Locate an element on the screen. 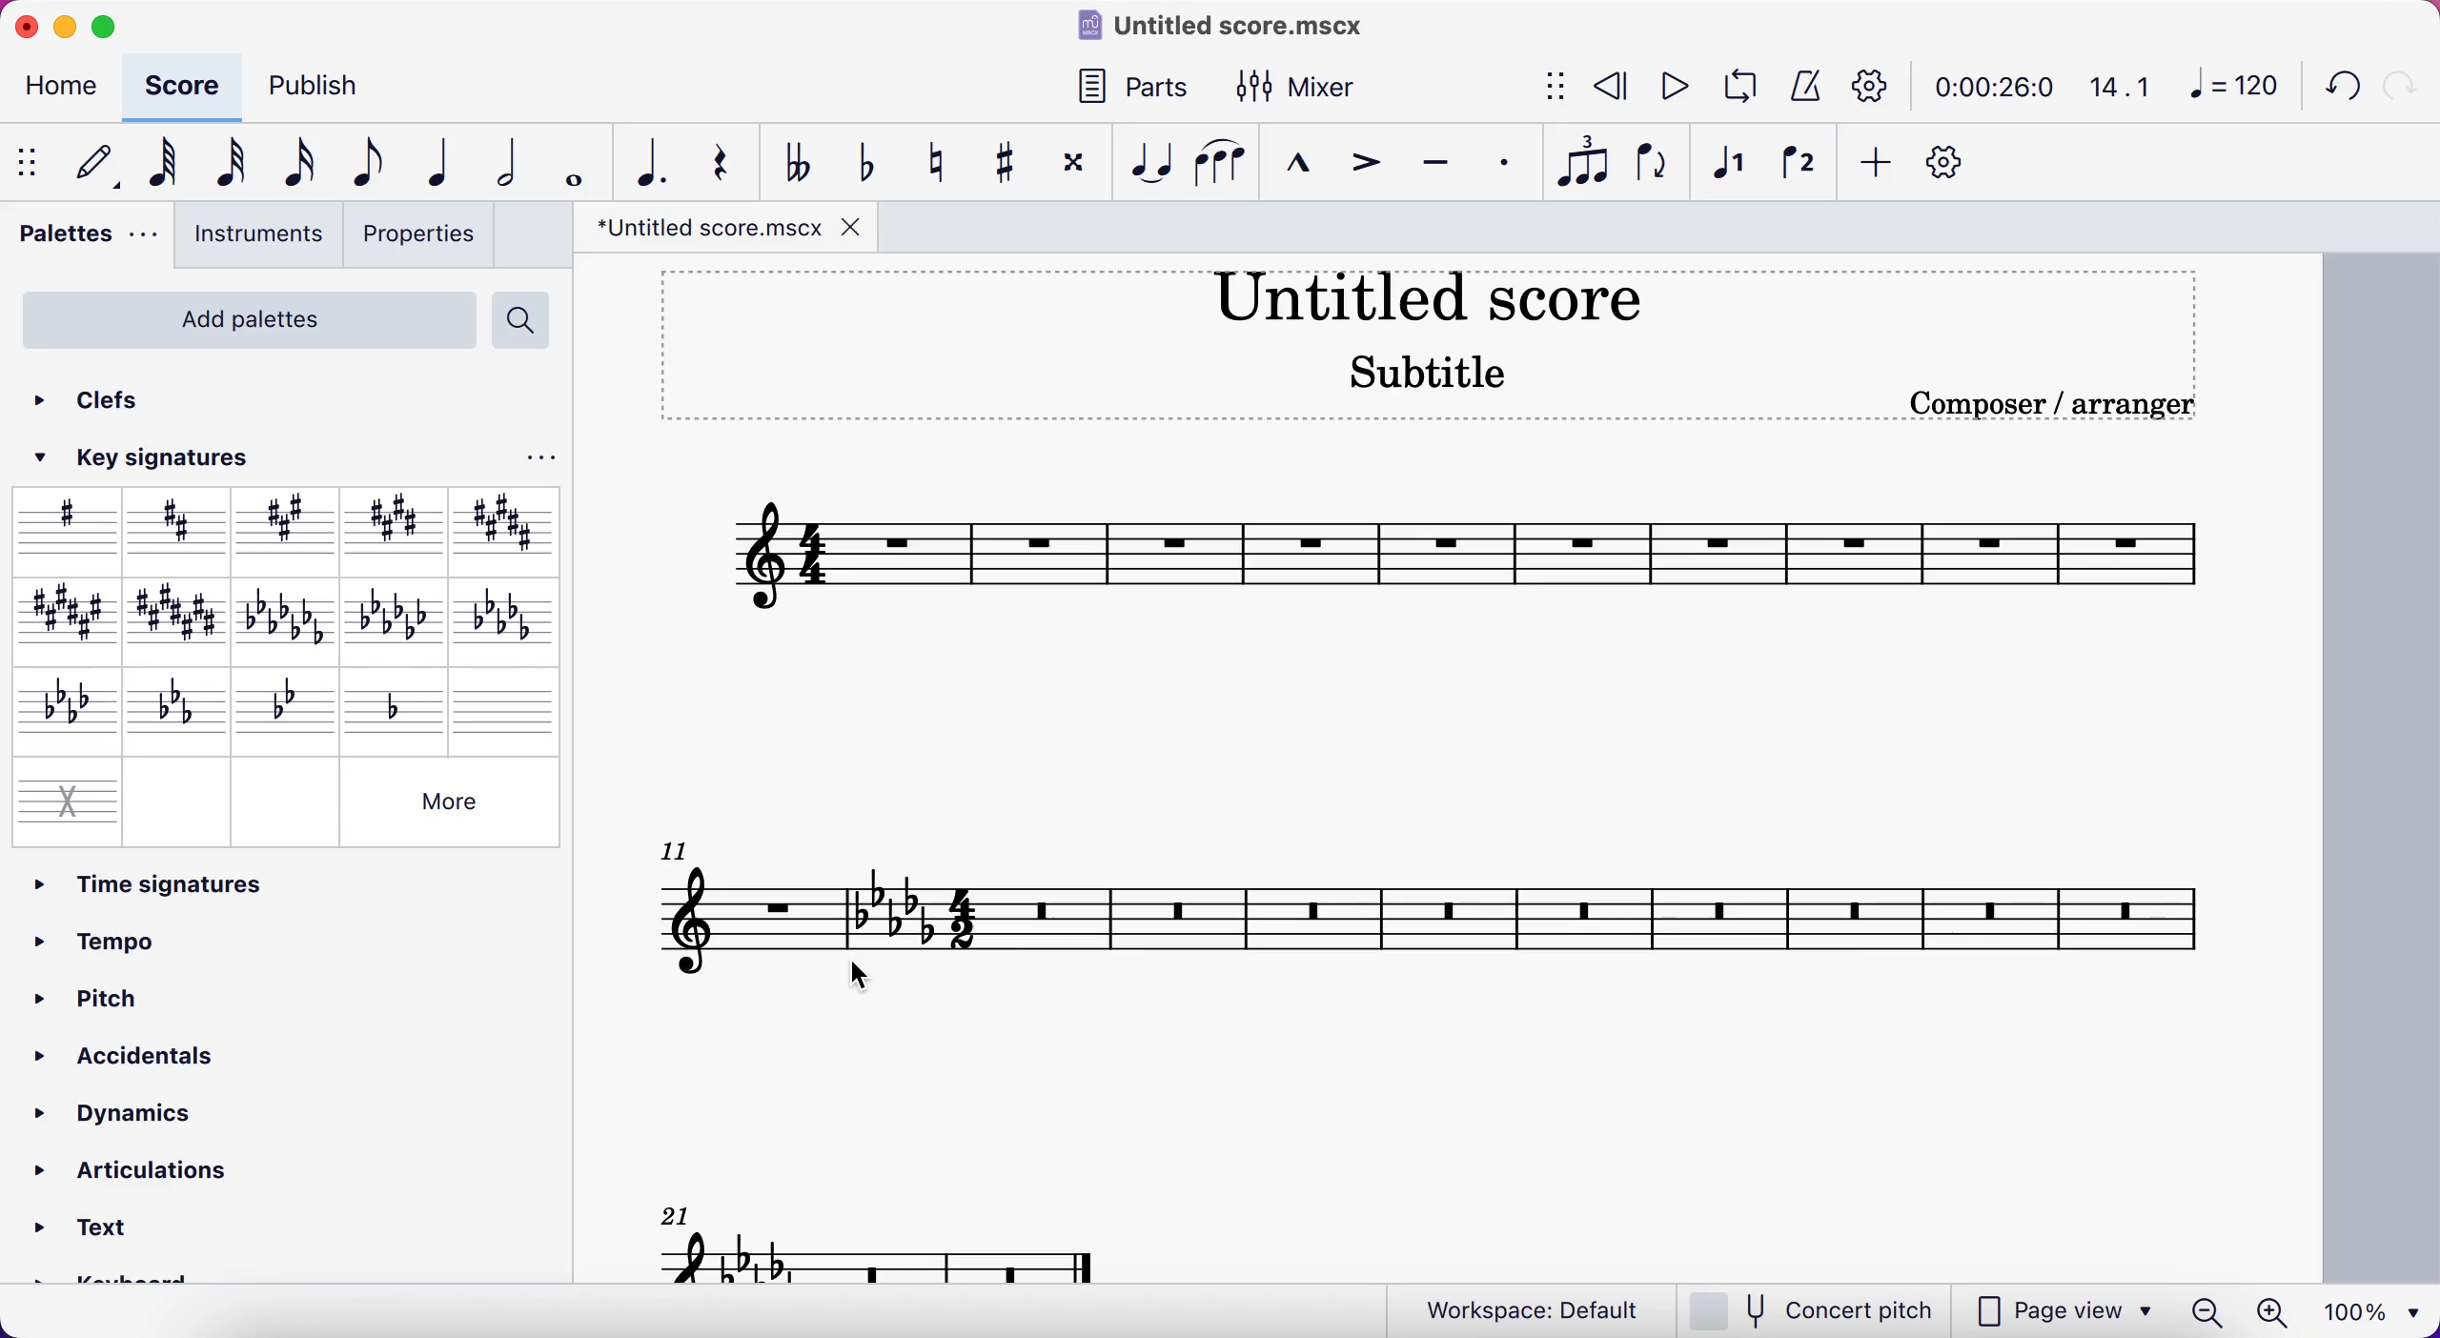 The height and width of the screenshot is (1338, 2440). add palettes is located at coordinates (244, 317).